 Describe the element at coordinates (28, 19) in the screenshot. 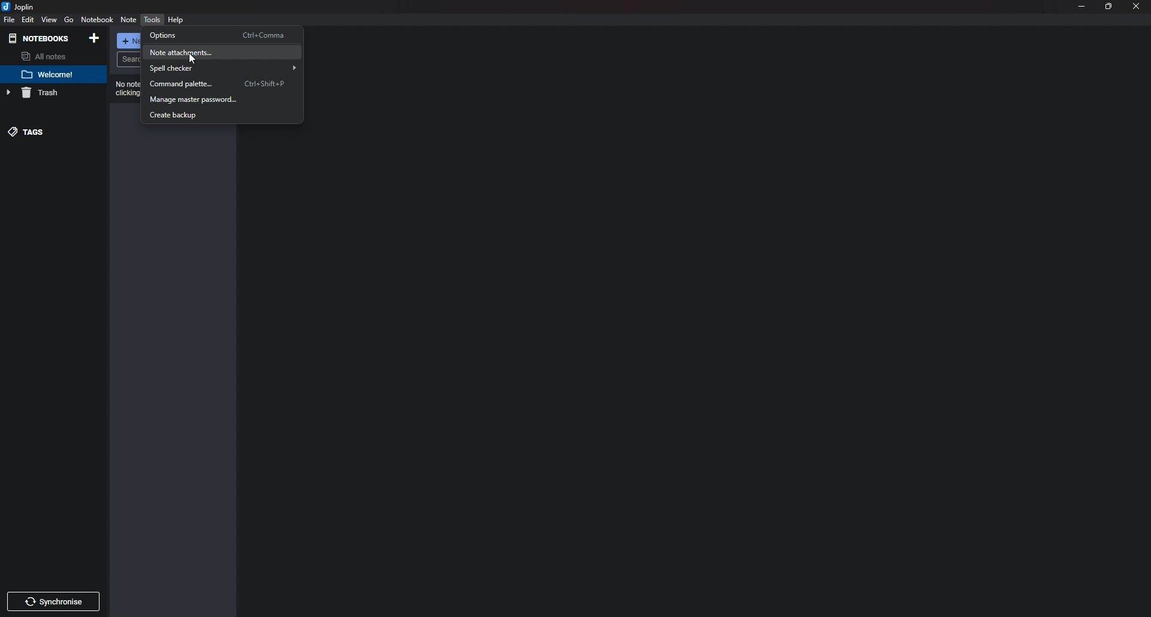

I see `edit` at that location.